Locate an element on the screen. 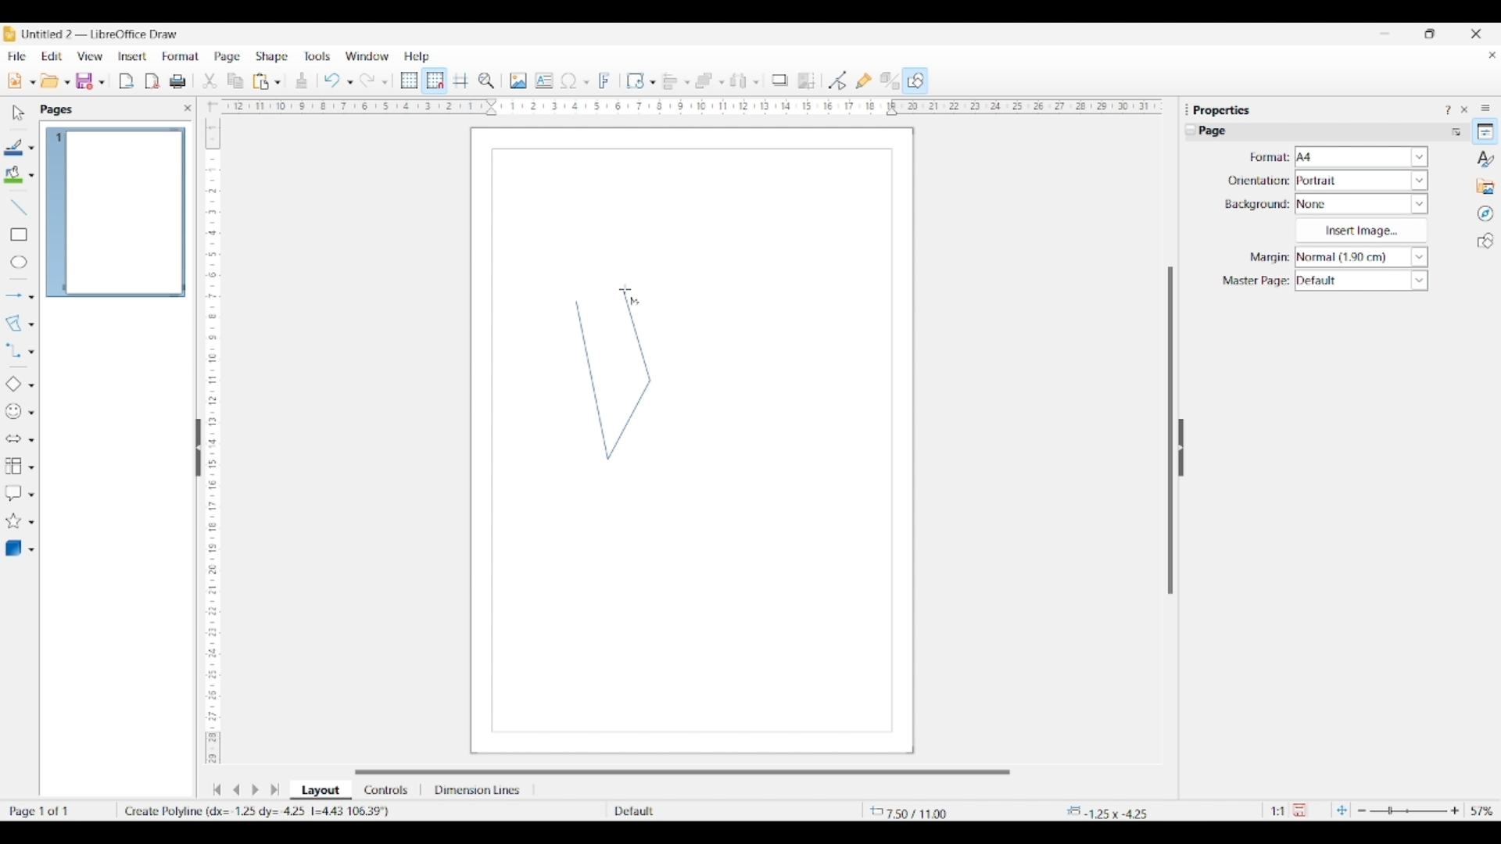 The image size is (1501, 844). Star and banner options is located at coordinates (31, 523).